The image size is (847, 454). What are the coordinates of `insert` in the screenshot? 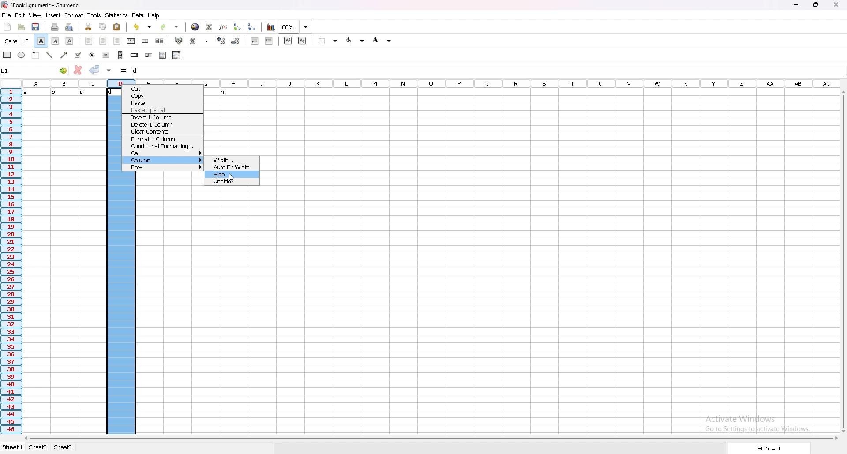 It's located at (53, 15).